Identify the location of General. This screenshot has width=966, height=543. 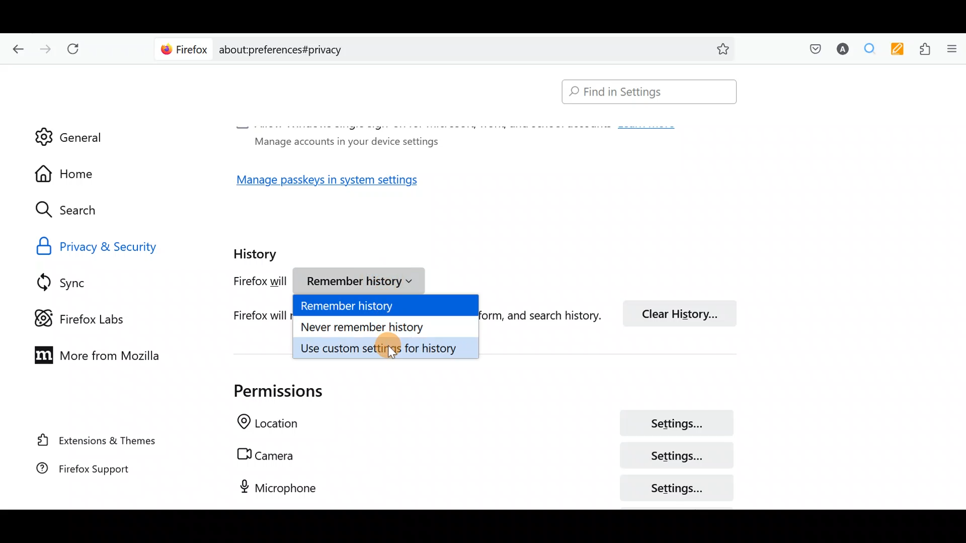
(69, 130).